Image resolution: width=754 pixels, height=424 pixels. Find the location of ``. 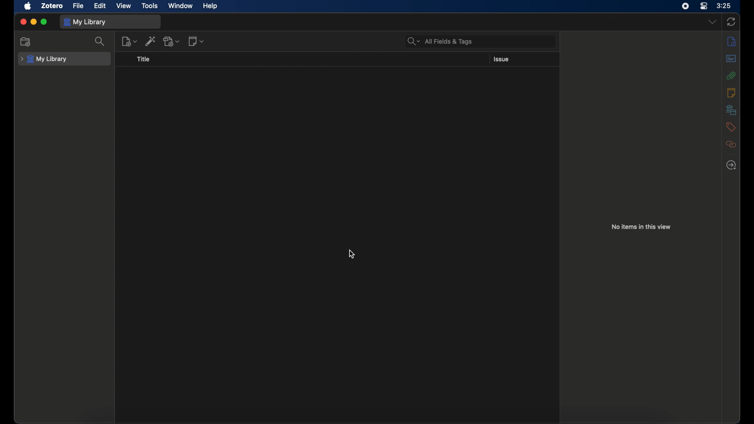

 is located at coordinates (731, 42).